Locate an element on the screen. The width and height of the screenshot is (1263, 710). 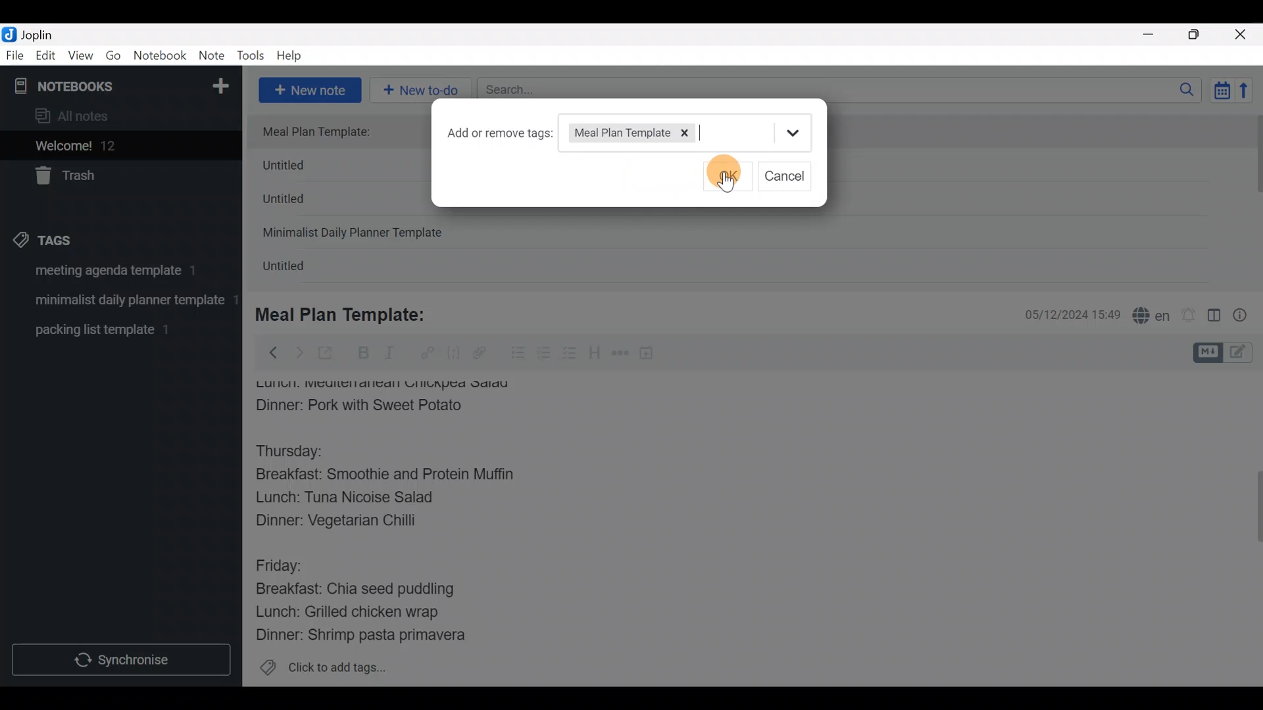
Search bar is located at coordinates (843, 88).